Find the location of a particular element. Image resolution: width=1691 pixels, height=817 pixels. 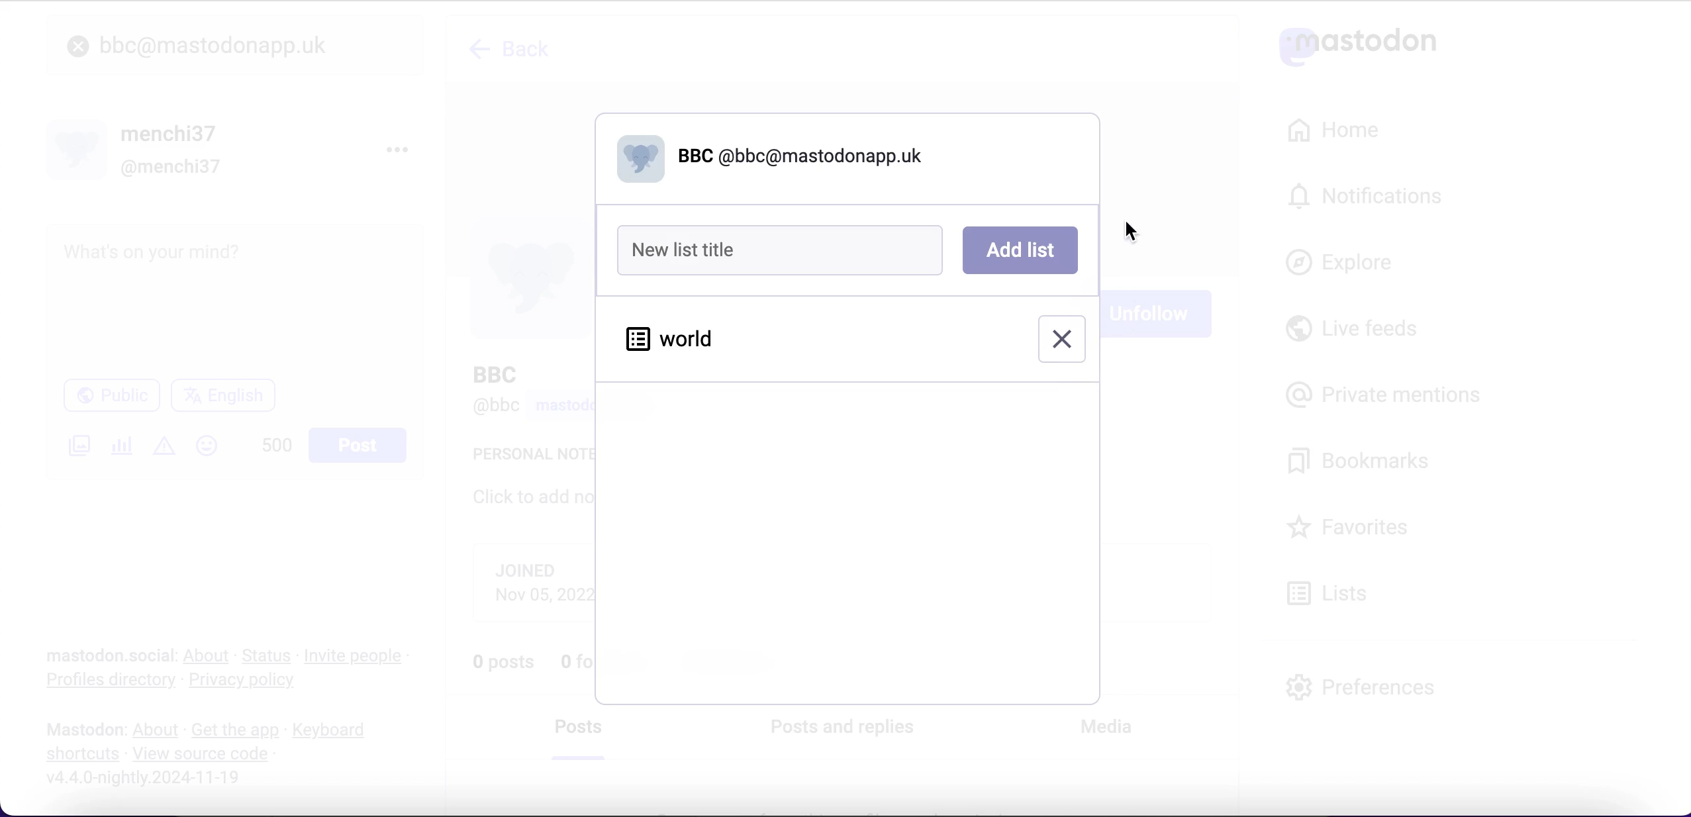

shortcuts is located at coordinates (78, 755).